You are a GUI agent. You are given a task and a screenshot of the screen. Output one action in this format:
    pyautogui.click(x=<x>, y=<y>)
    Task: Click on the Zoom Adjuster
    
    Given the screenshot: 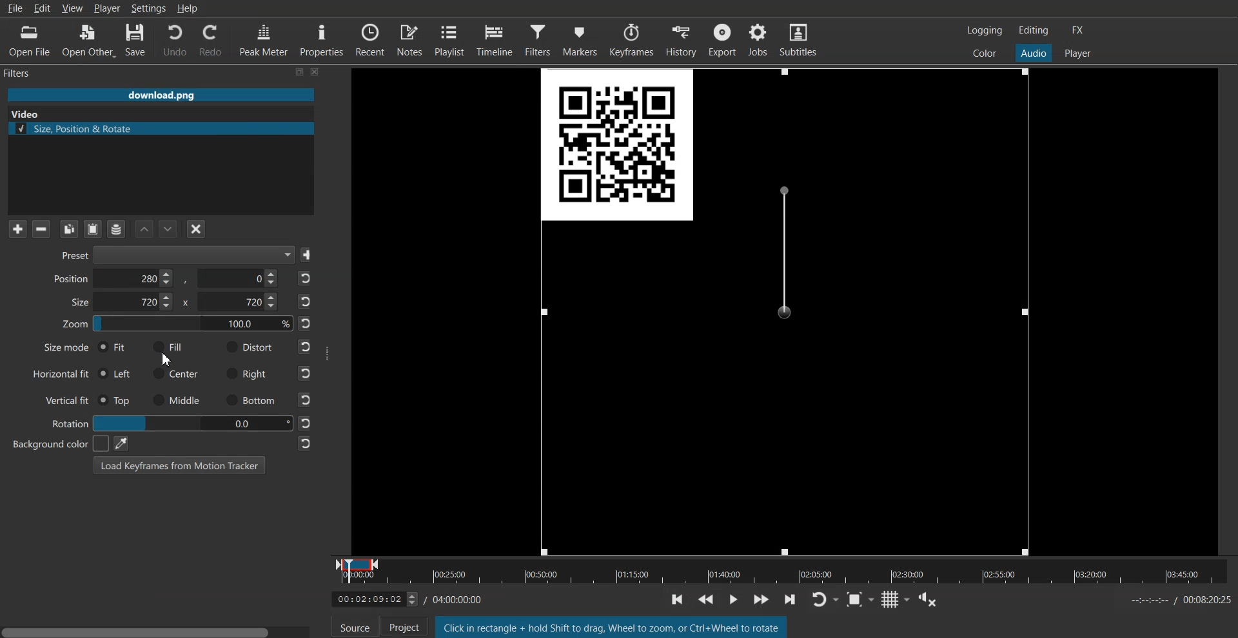 What is the action you would take?
    pyautogui.click(x=177, y=326)
    